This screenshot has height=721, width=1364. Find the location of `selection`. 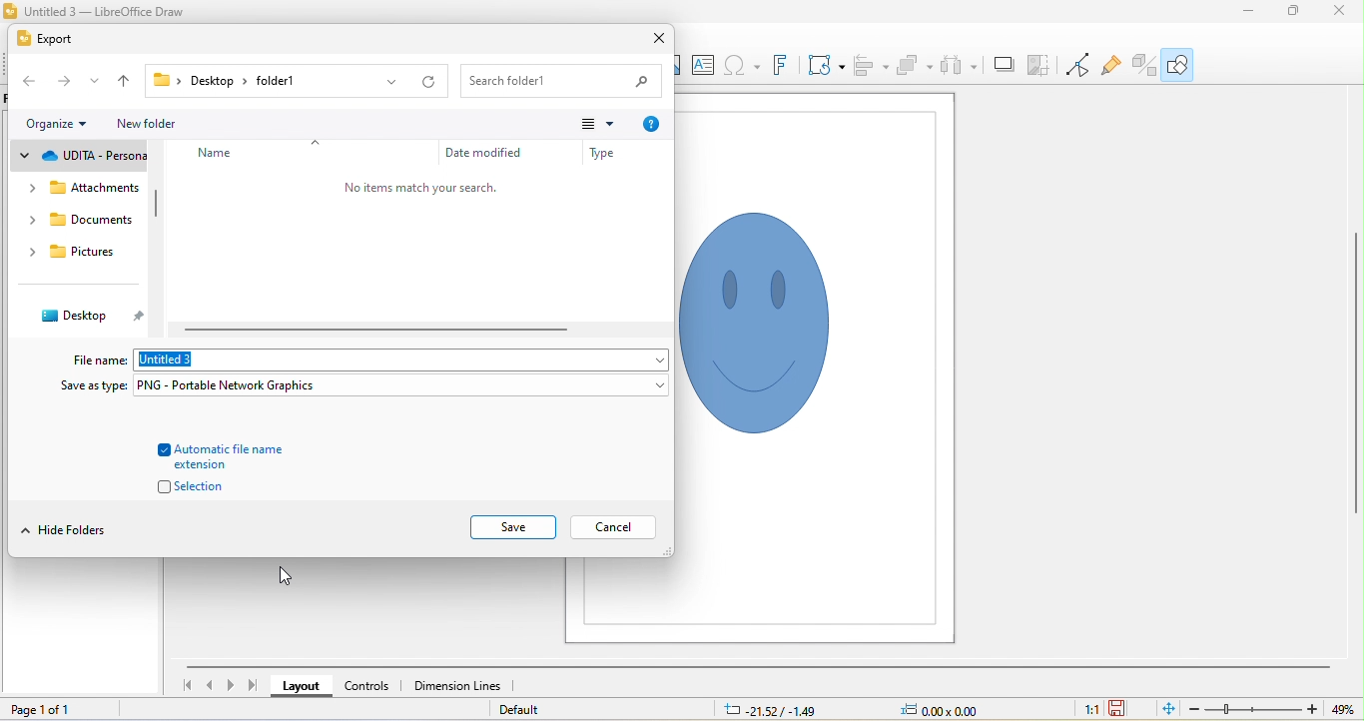

selection is located at coordinates (213, 489).